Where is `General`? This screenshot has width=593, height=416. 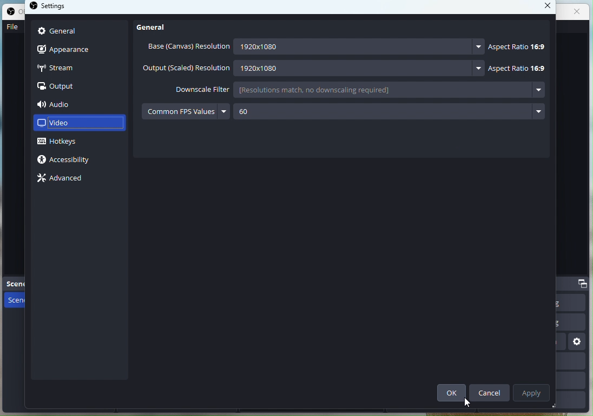 General is located at coordinates (78, 32).